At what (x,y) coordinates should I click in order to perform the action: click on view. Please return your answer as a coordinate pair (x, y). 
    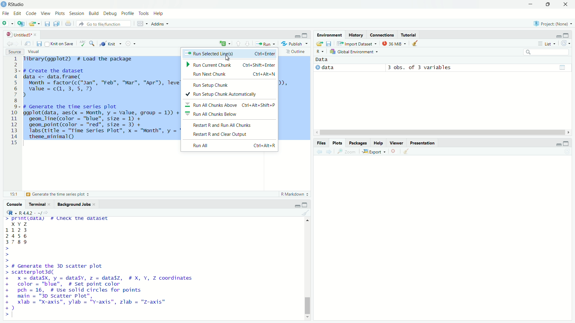
    Looking at the image, I should click on (46, 13).